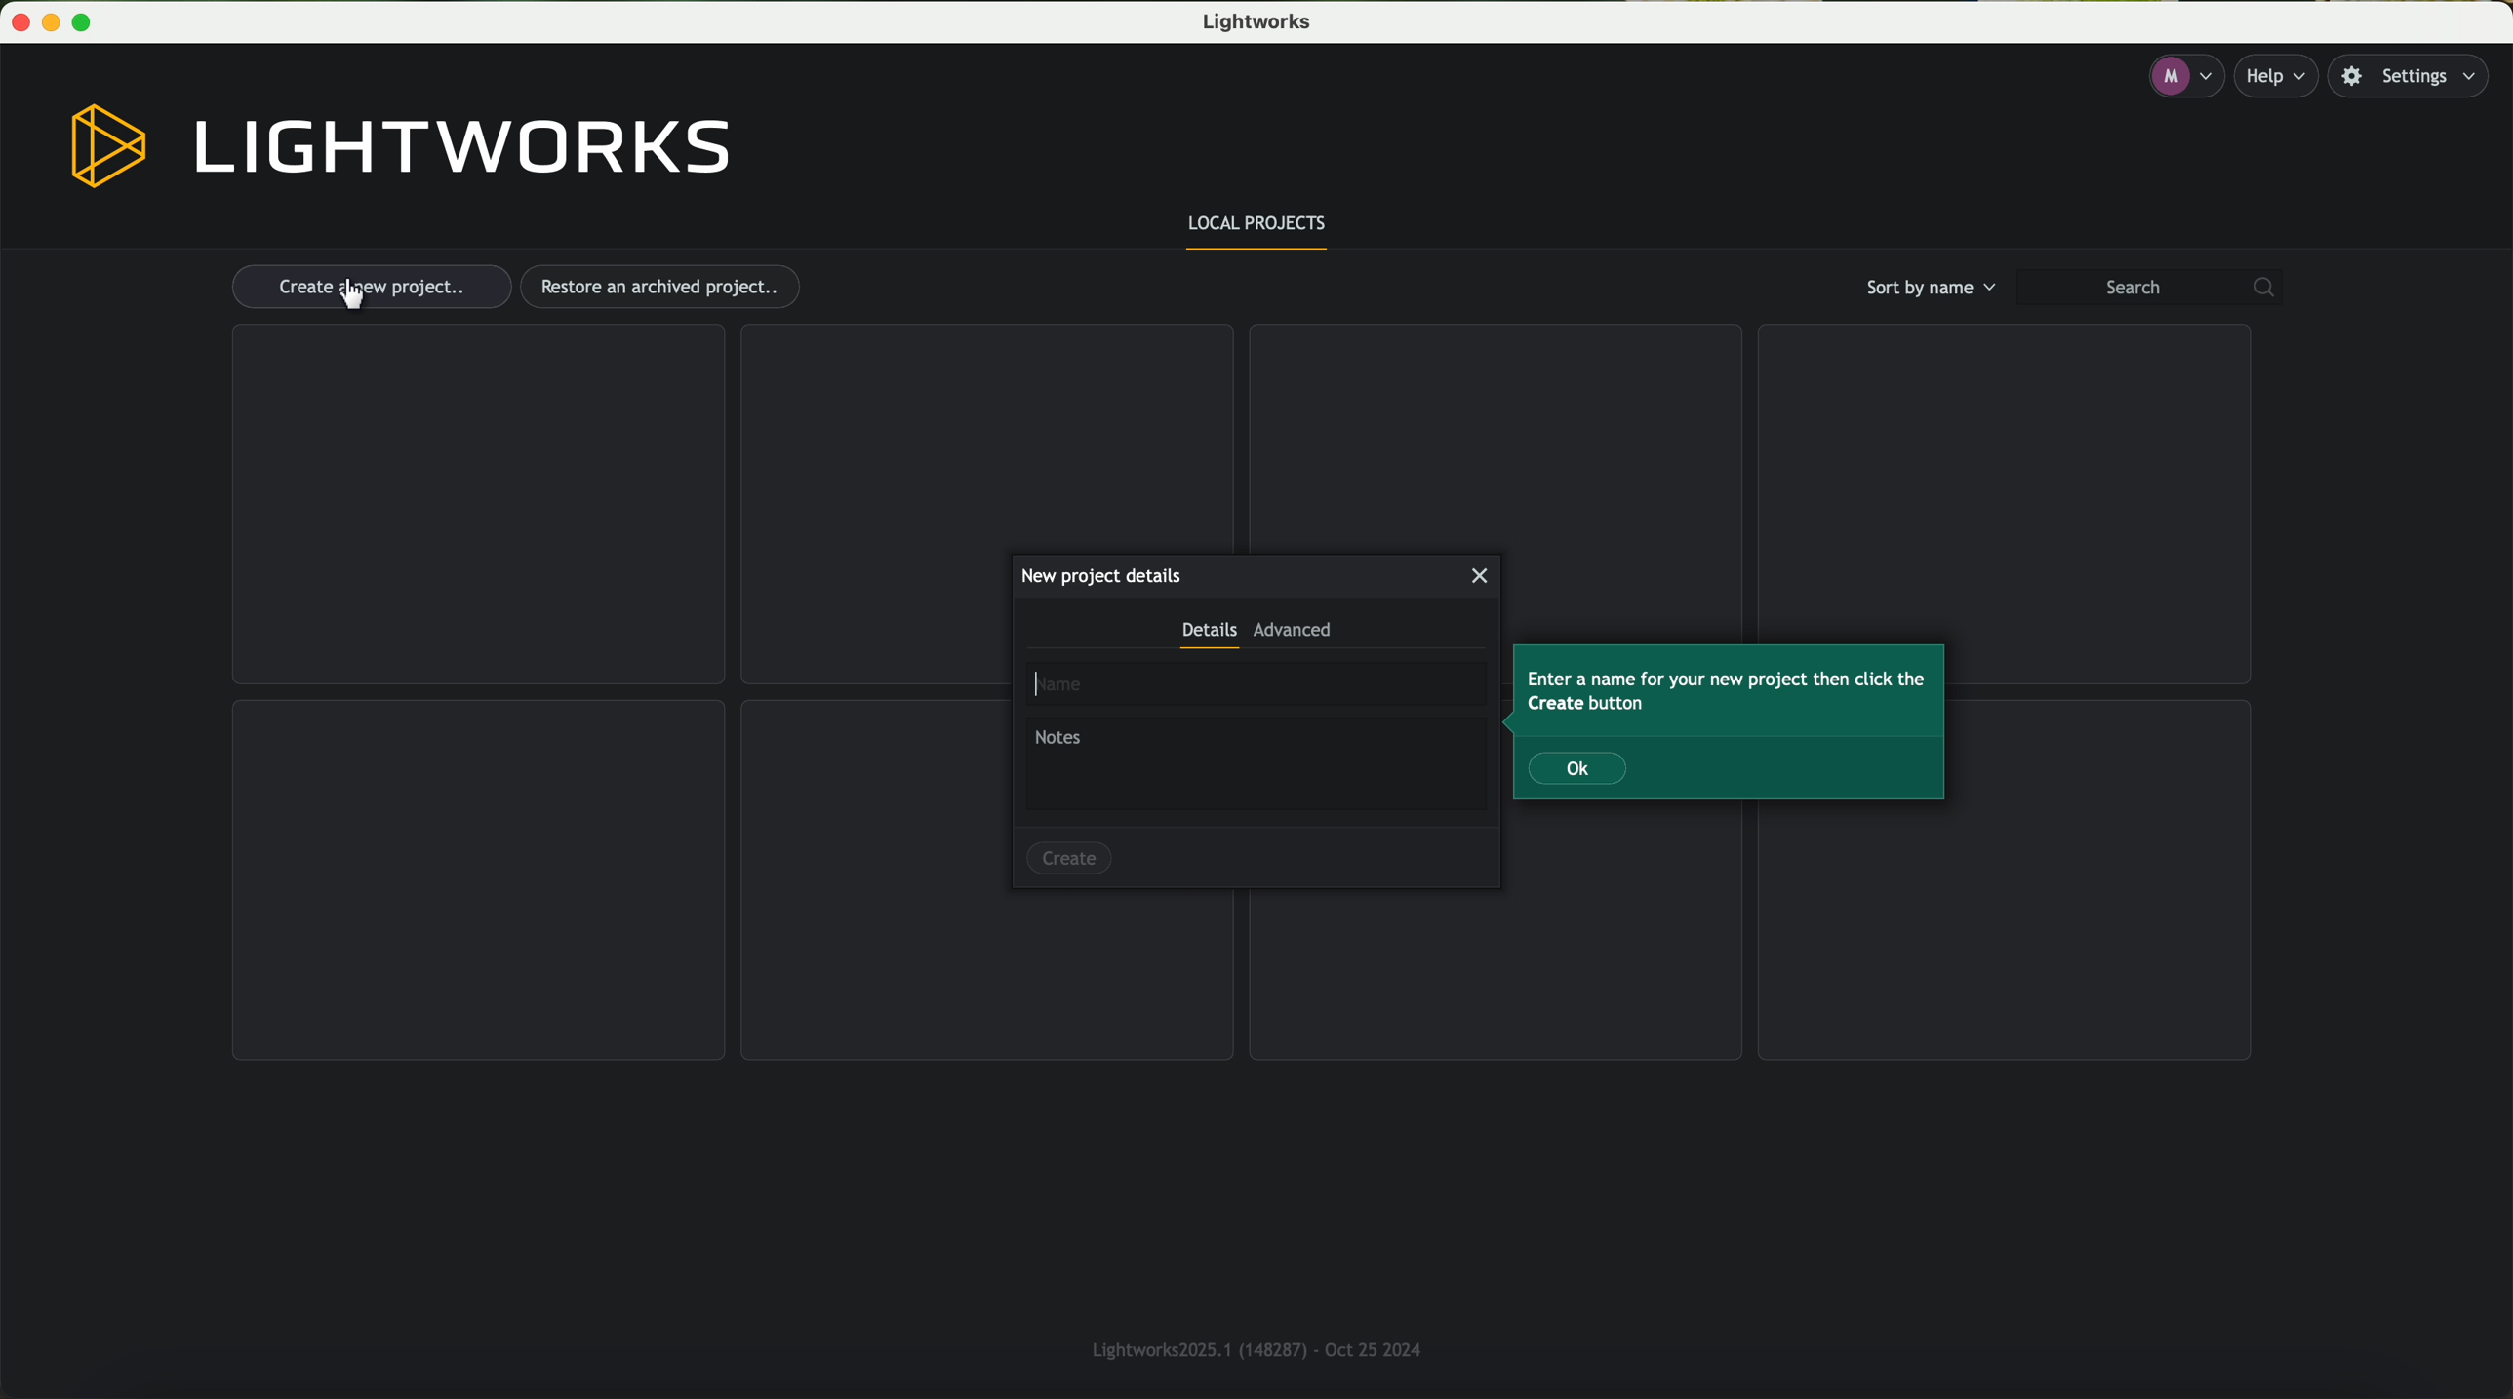 The width and height of the screenshot is (2513, 1399). I want to click on sort by name, so click(1927, 287).